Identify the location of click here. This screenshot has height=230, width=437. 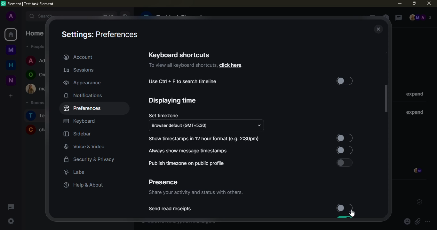
(230, 65).